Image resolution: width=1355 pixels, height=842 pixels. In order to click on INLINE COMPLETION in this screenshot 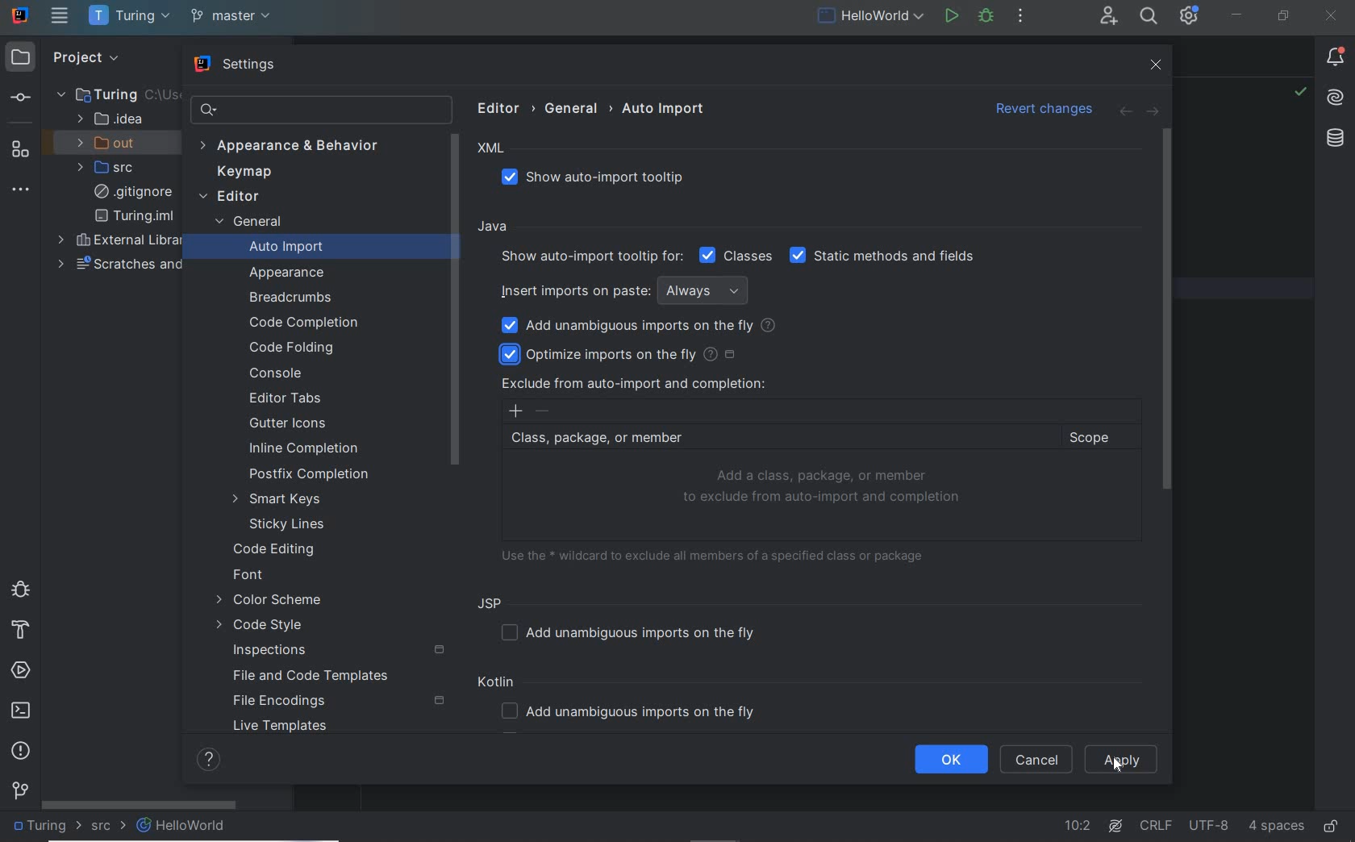, I will do `click(311, 451)`.